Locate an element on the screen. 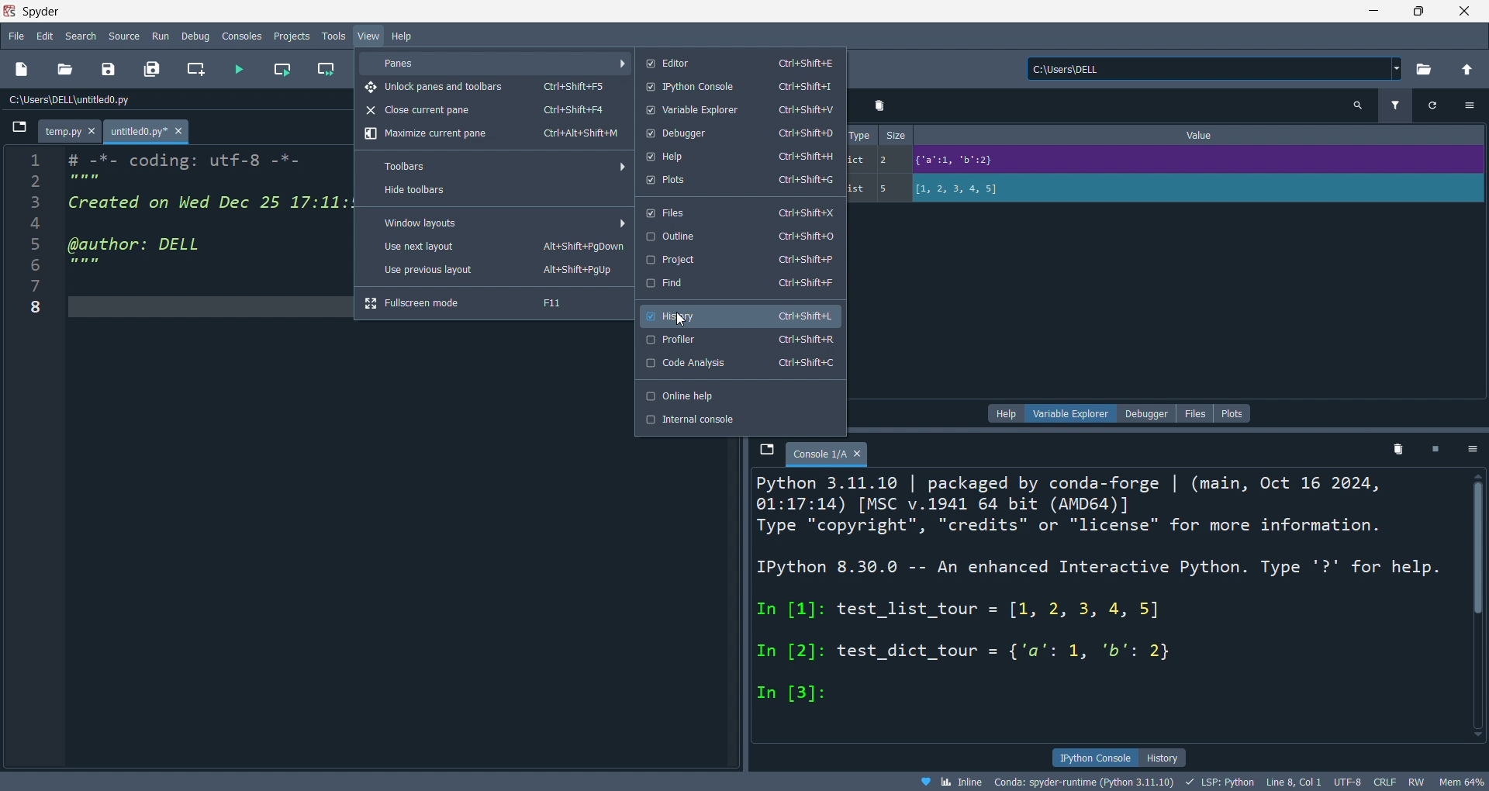  variable value is located at coordinates (1196, 190).